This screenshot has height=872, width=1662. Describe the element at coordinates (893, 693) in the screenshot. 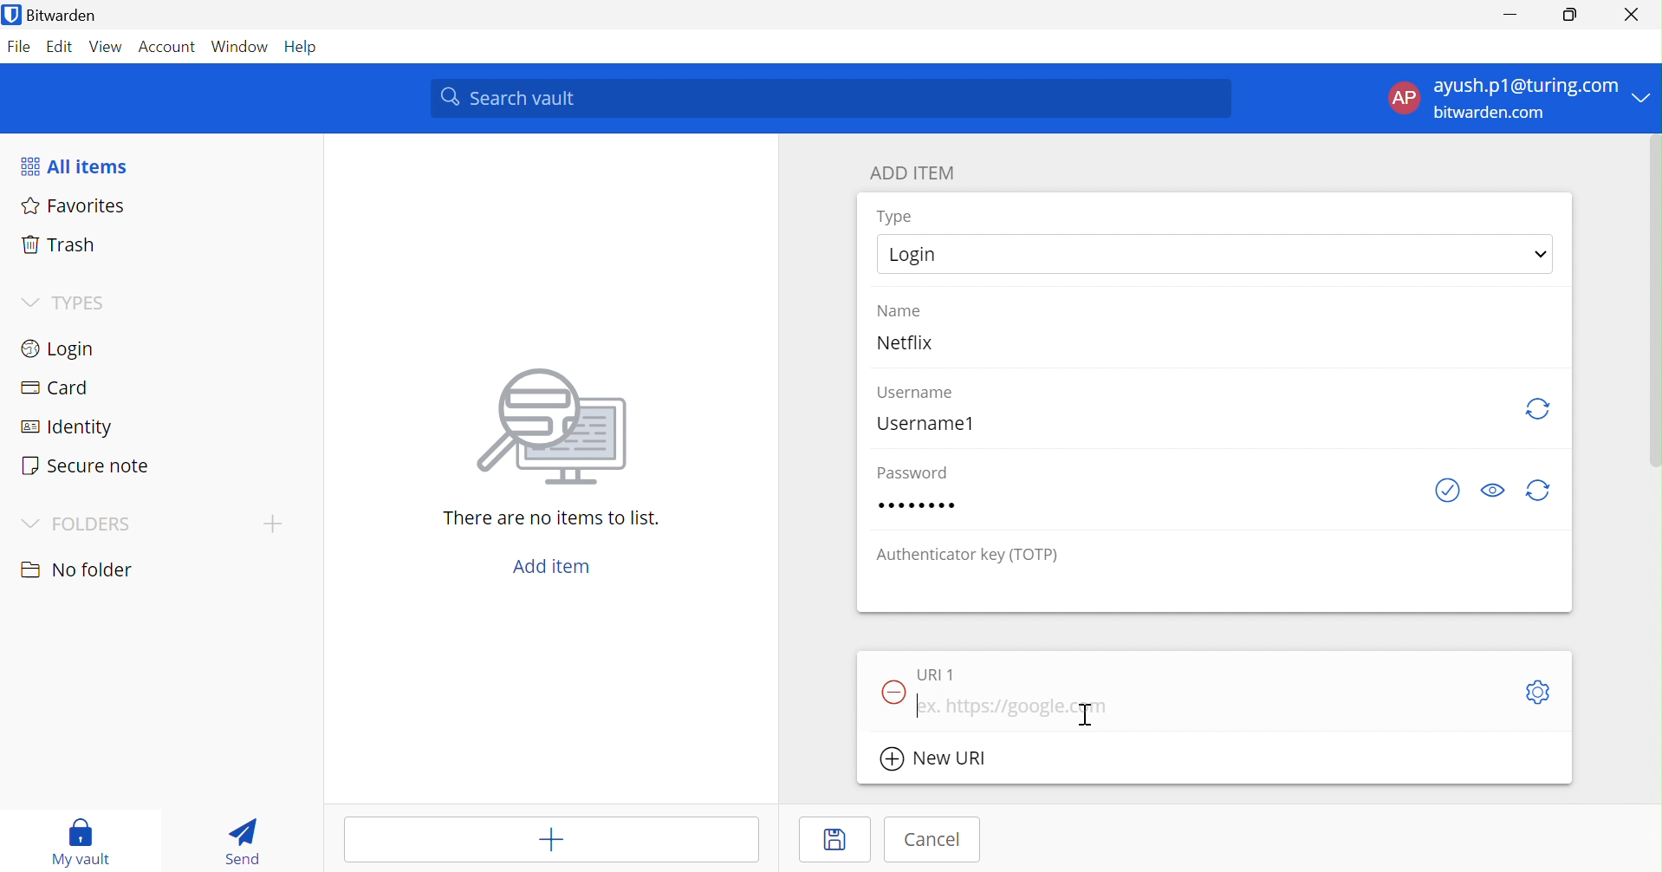

I see `Remove` at that location.